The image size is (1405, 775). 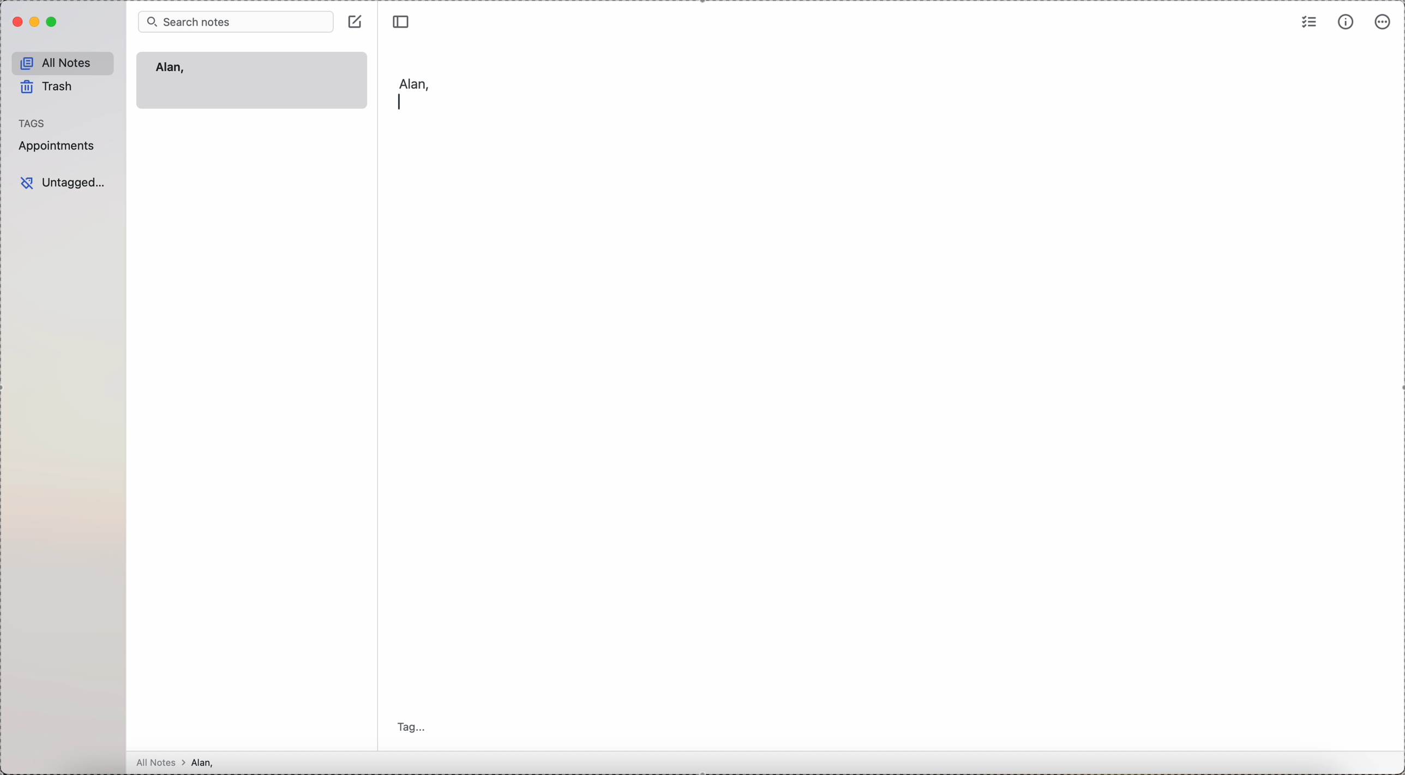 What do you see at coordinates (1346, 22) in the screenshot?
I see `metrics` at bounding box center [1346, 22].